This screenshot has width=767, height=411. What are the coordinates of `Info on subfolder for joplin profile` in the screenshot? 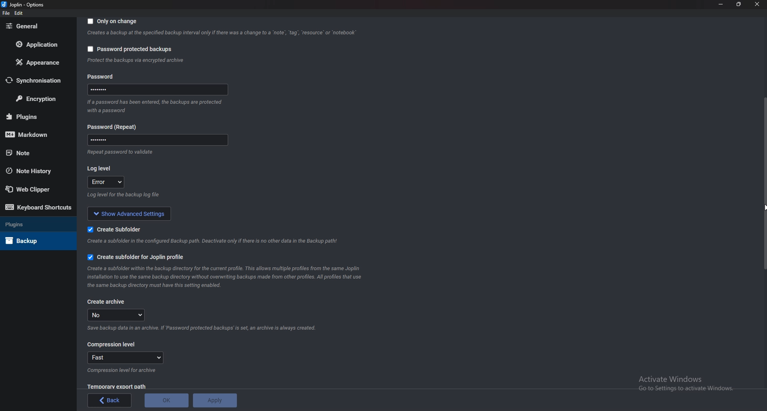 It's located at (232, 277).